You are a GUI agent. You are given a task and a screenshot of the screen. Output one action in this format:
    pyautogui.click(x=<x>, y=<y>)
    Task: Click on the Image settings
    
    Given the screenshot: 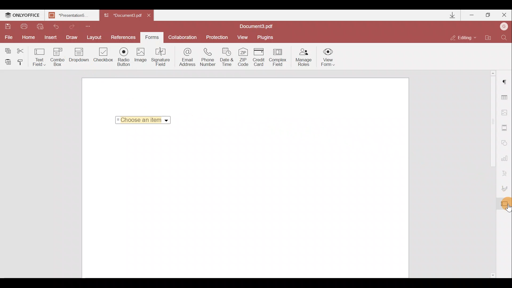 What is the action you would take?
    pyautogui.click(x=506, y=112)
    